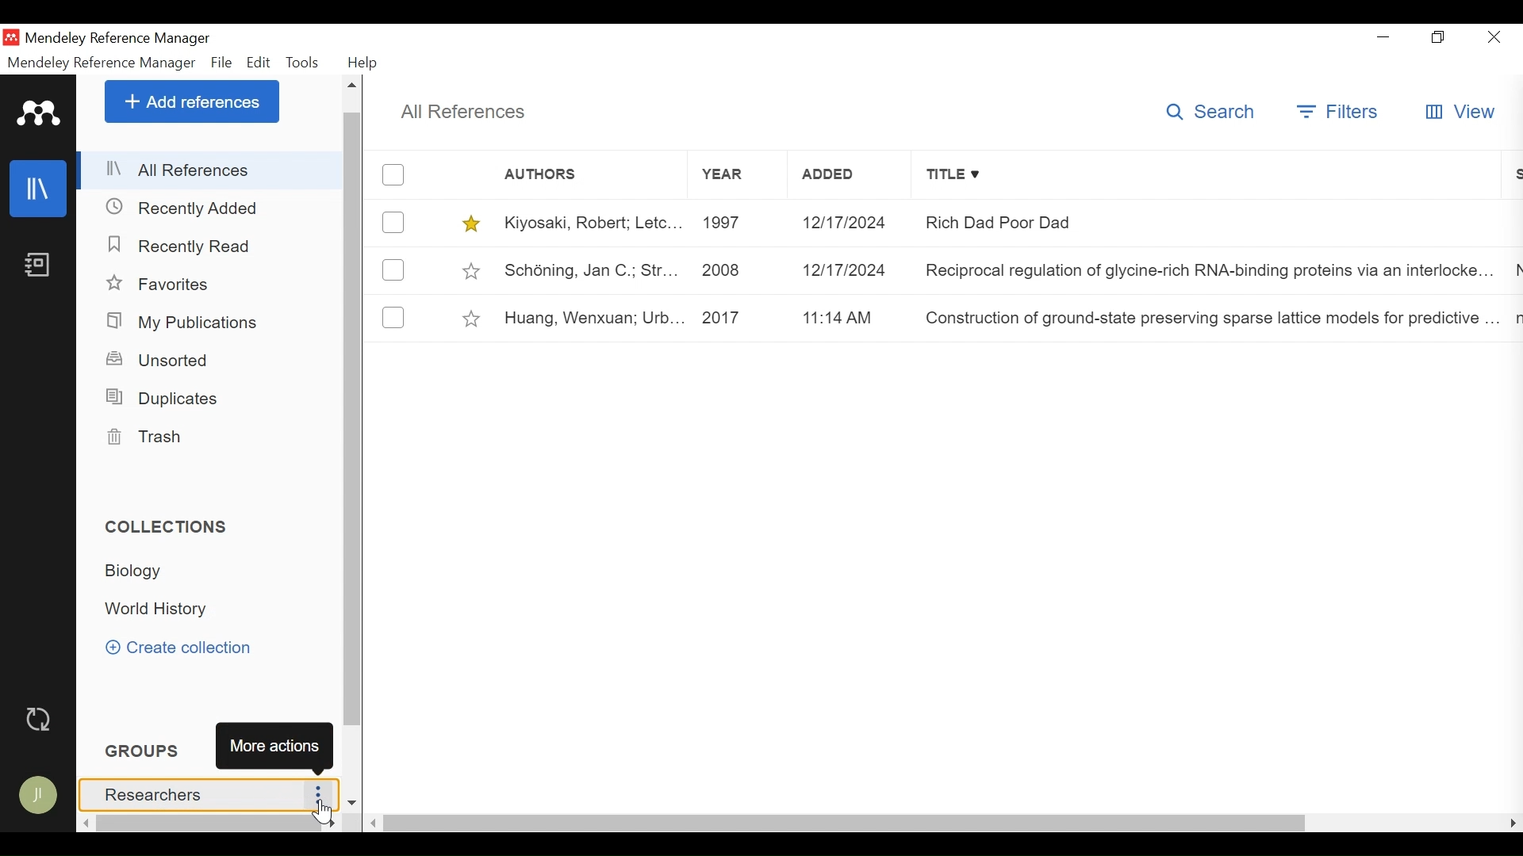 Image resolution: width=1523 pixels, height=856 pixels. What do you see at coordinates (850, 223) in the screenshot?
I see `12/12/2024` at bounding box center [850, 223].